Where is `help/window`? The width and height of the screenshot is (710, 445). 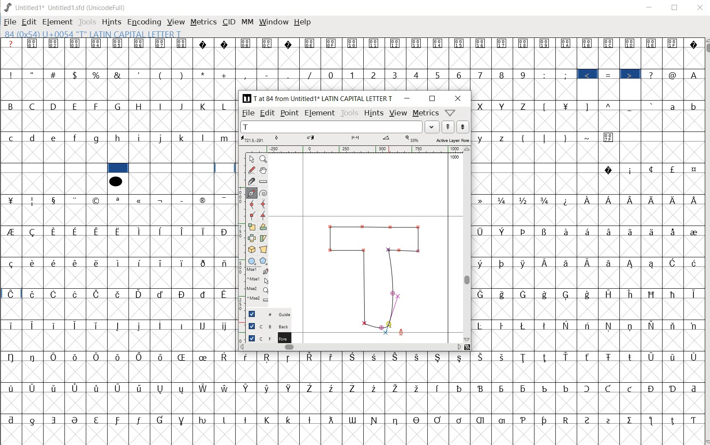
help/window is located at coordinates (450, 113).